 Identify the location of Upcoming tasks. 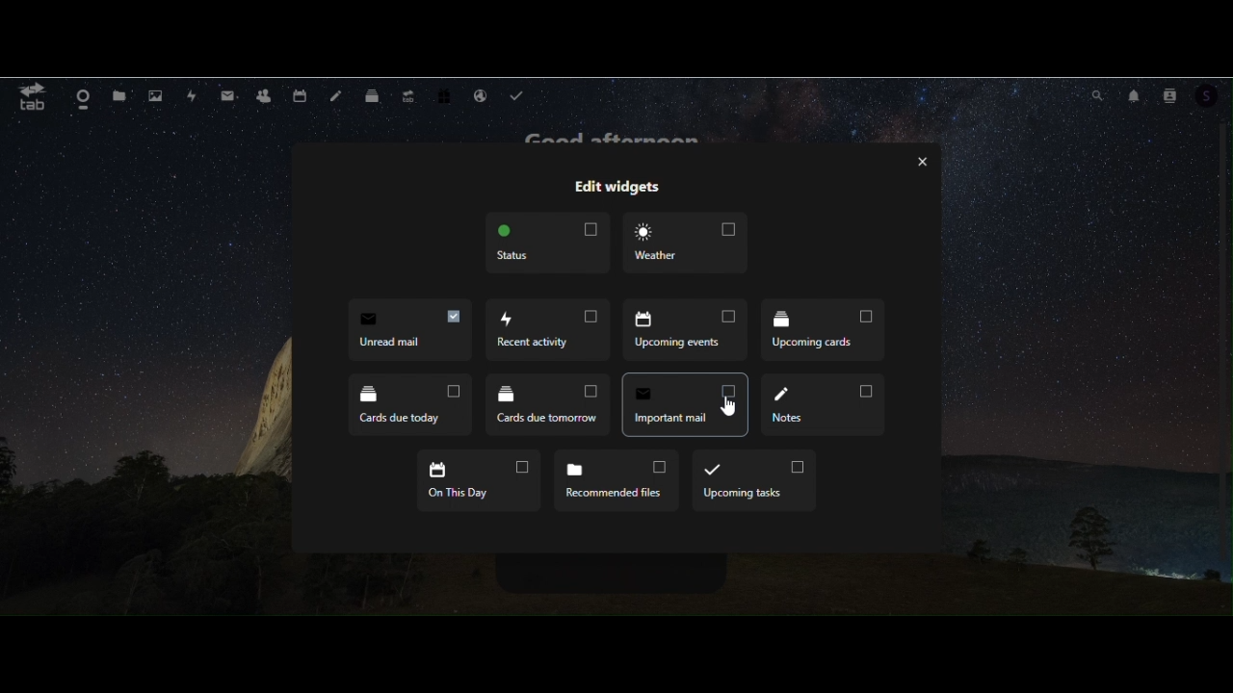
(751, 480).